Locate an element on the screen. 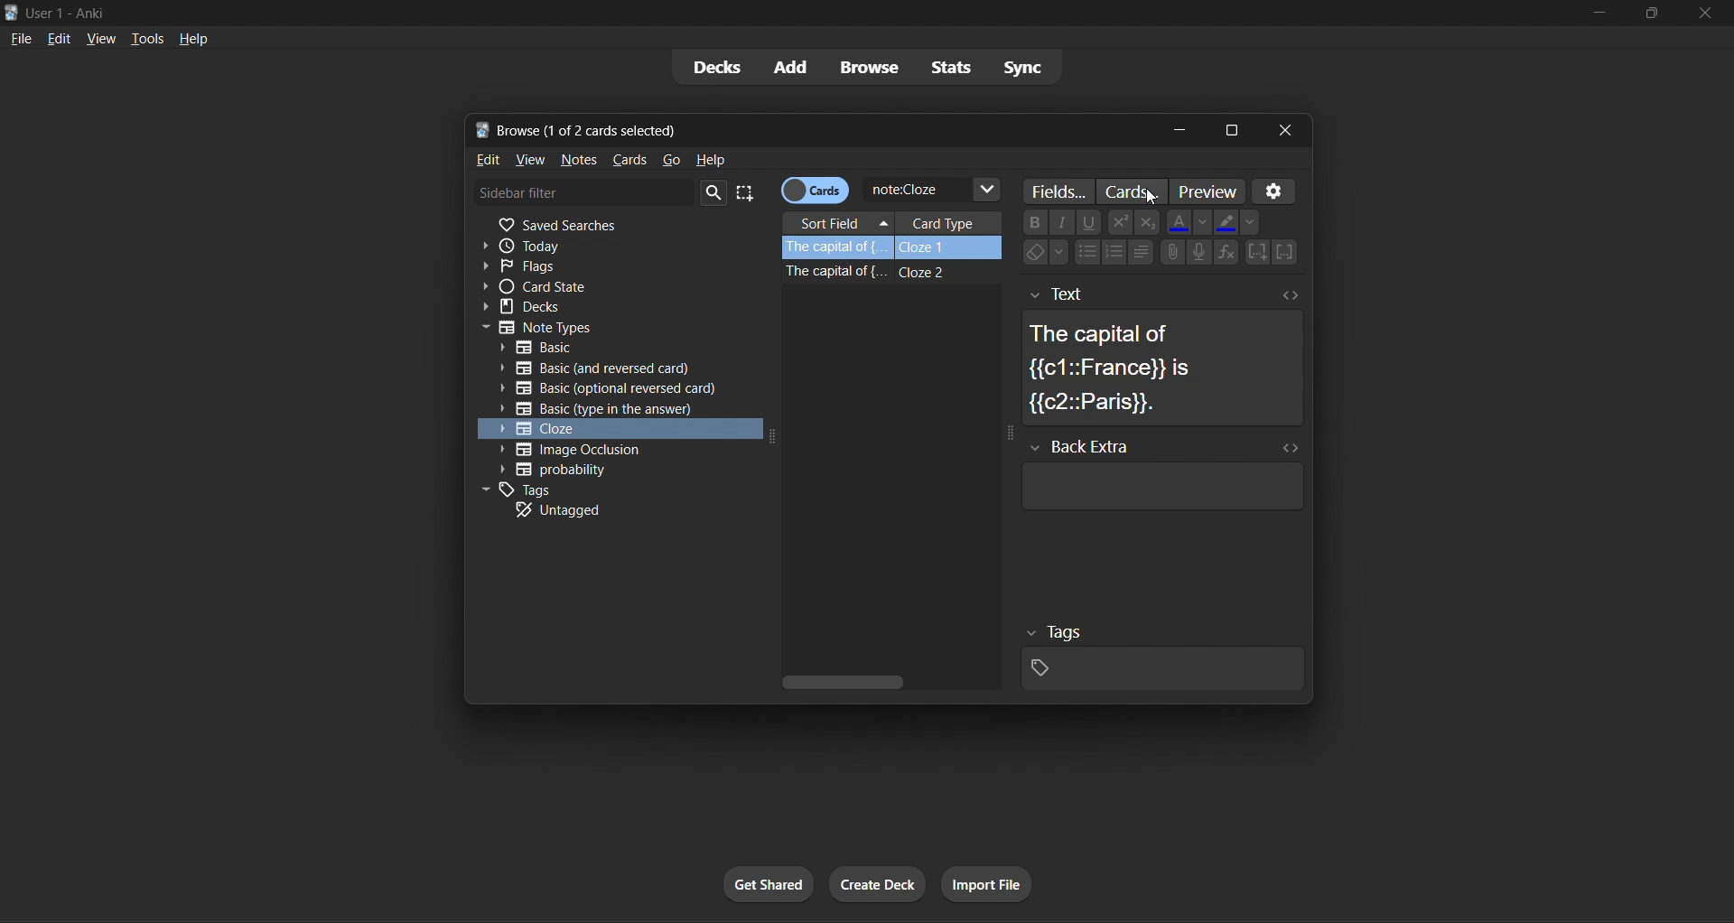 This screenshot has height=923, width=1734. cloze card filter is located at coordinates (610, 428).